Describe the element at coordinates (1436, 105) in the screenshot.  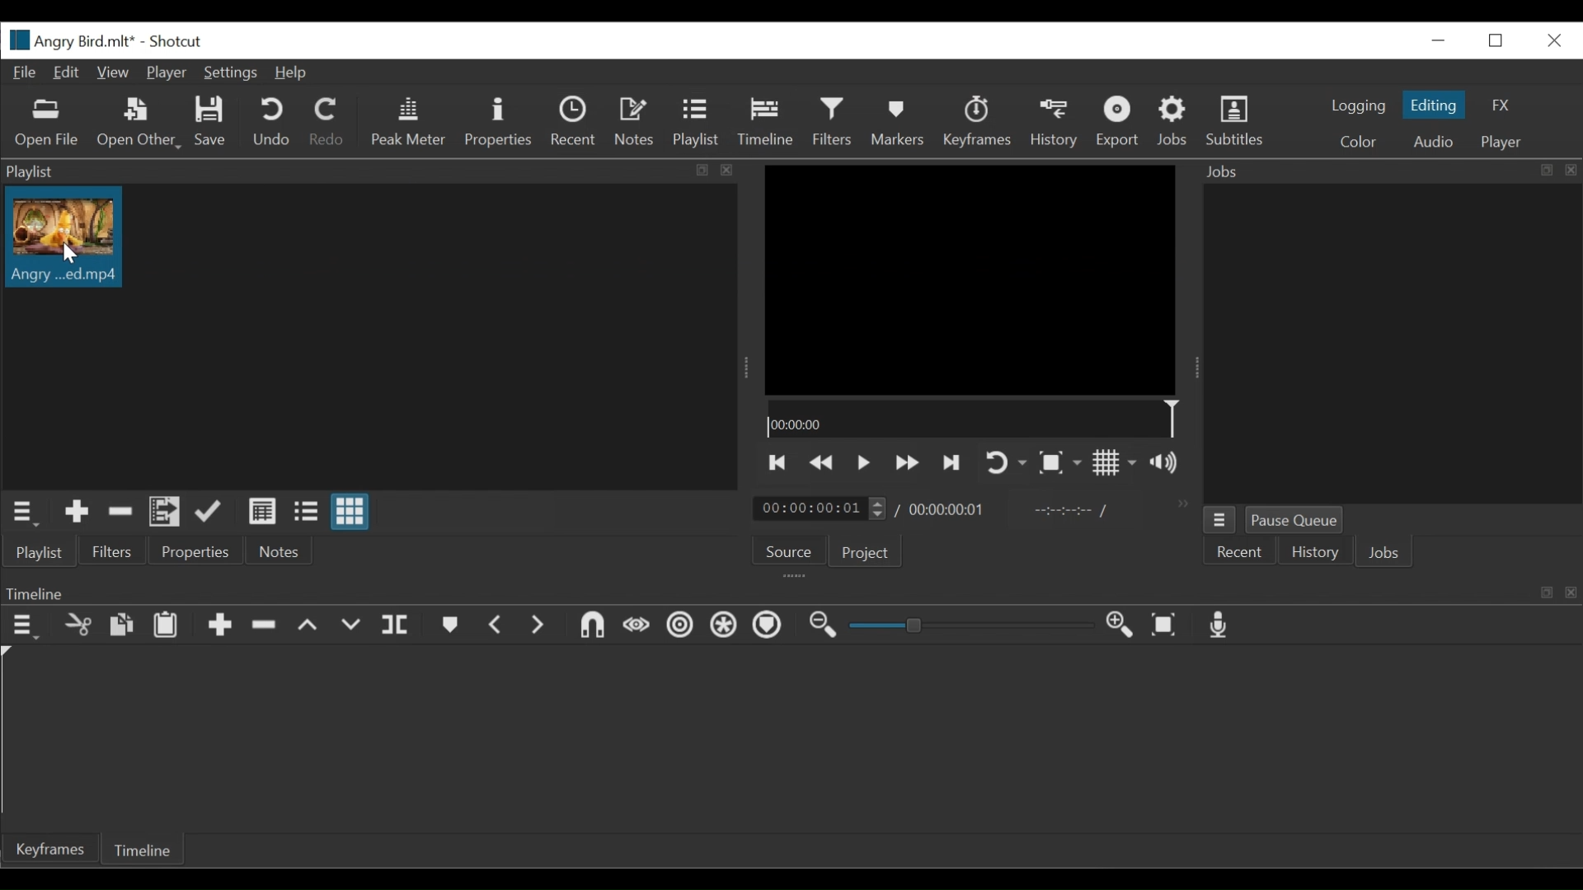
I see `Editing` at that location.